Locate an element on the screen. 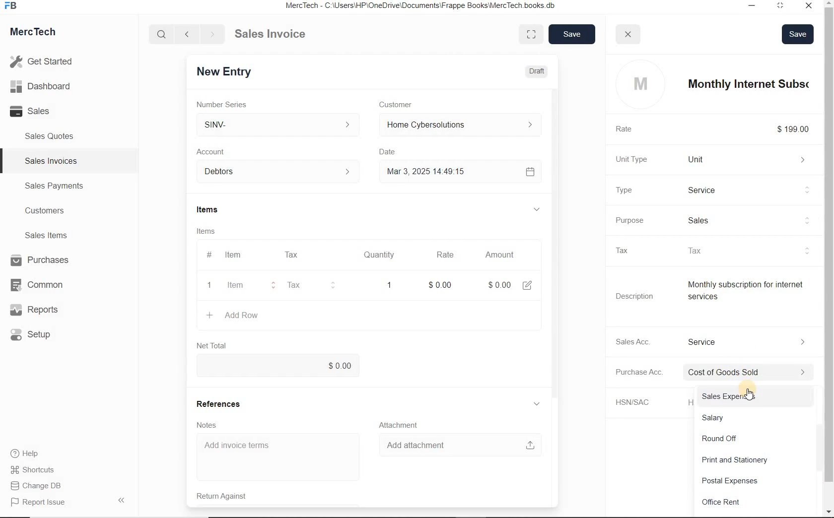 The image size is (834, 518). Calendar is located at coordinates (533, 171).